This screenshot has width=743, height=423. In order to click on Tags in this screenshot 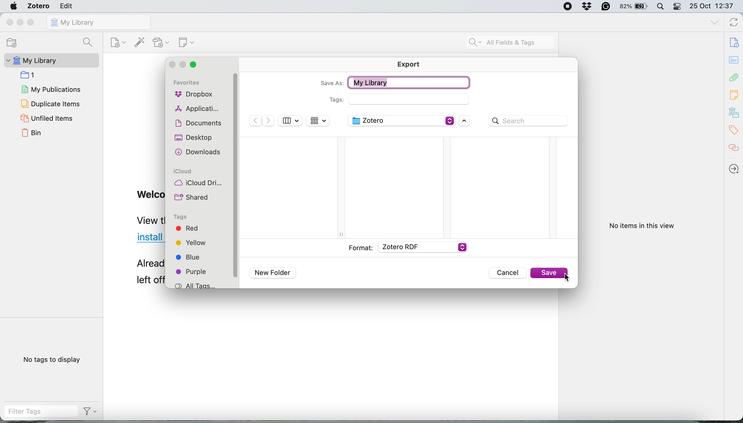, I will do `click(180, 217)`.